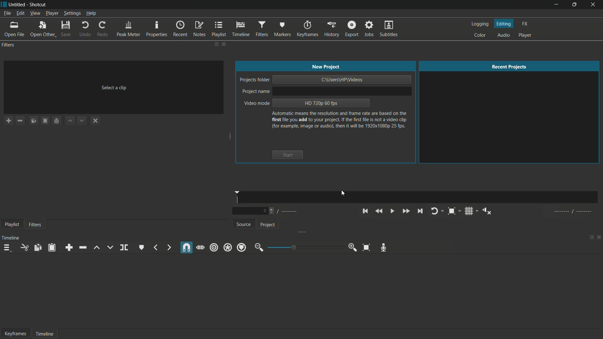  Describe the element at coordinates (46, 121) in the screenshot. I see `paste filters` at that location.